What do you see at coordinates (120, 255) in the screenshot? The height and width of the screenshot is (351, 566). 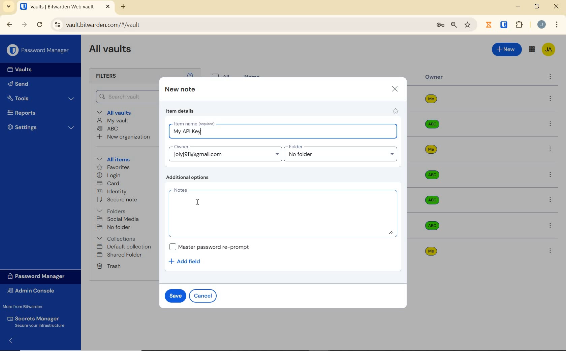 I see `shared folder` at bounding box center [120, 255].